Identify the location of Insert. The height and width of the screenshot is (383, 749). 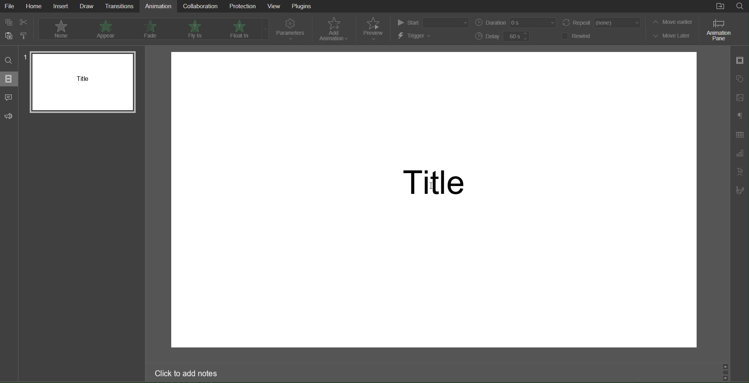
(62, 7).